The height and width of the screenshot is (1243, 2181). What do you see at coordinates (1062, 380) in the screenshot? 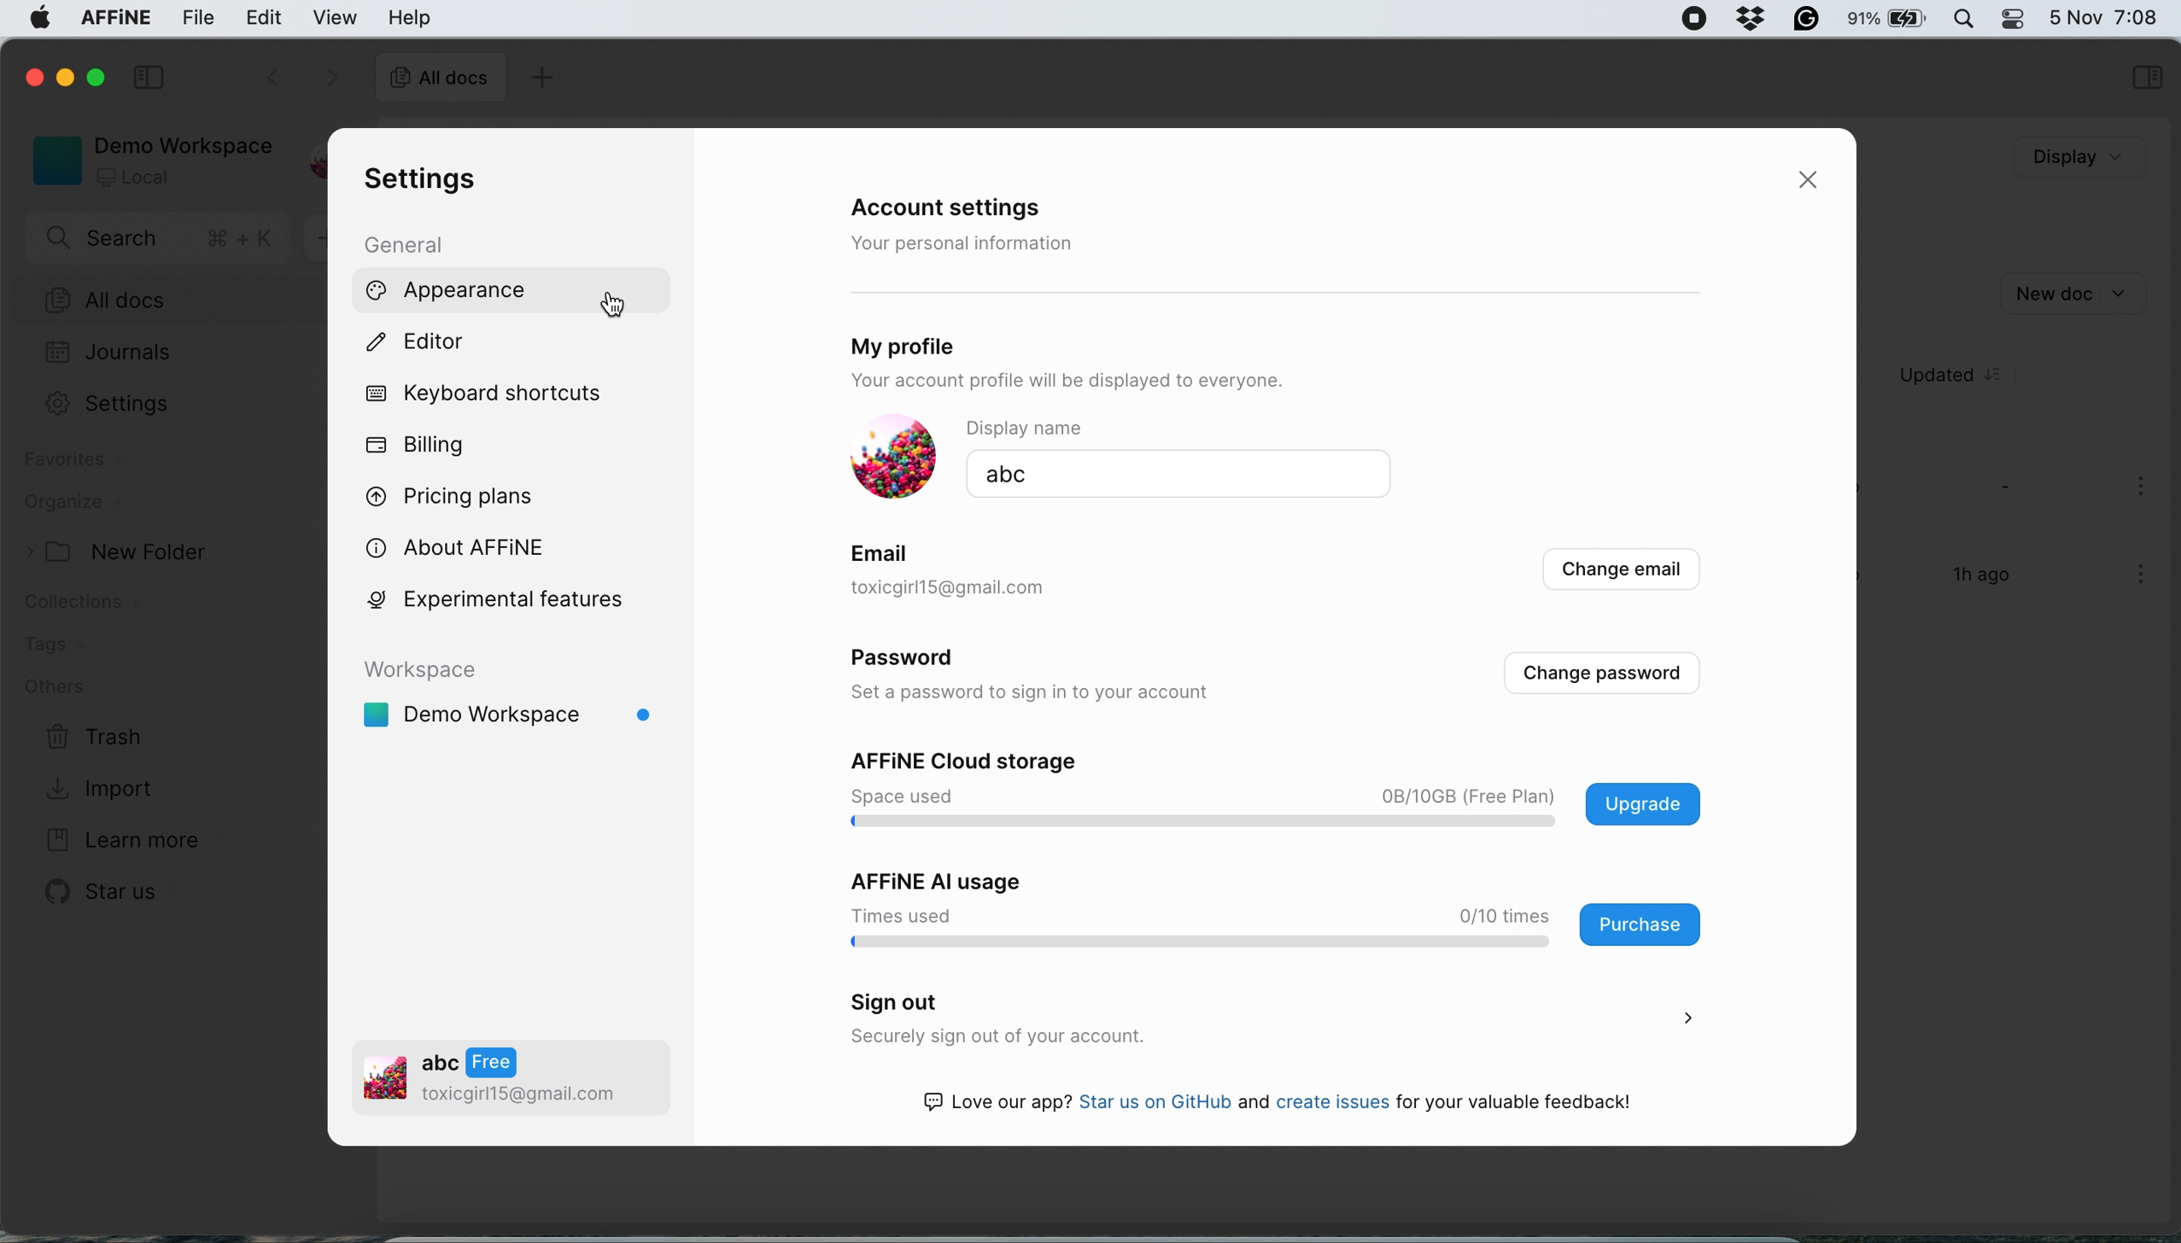
I see `your account profile will be displayed to everyone` at bounding box center [1062, 380].